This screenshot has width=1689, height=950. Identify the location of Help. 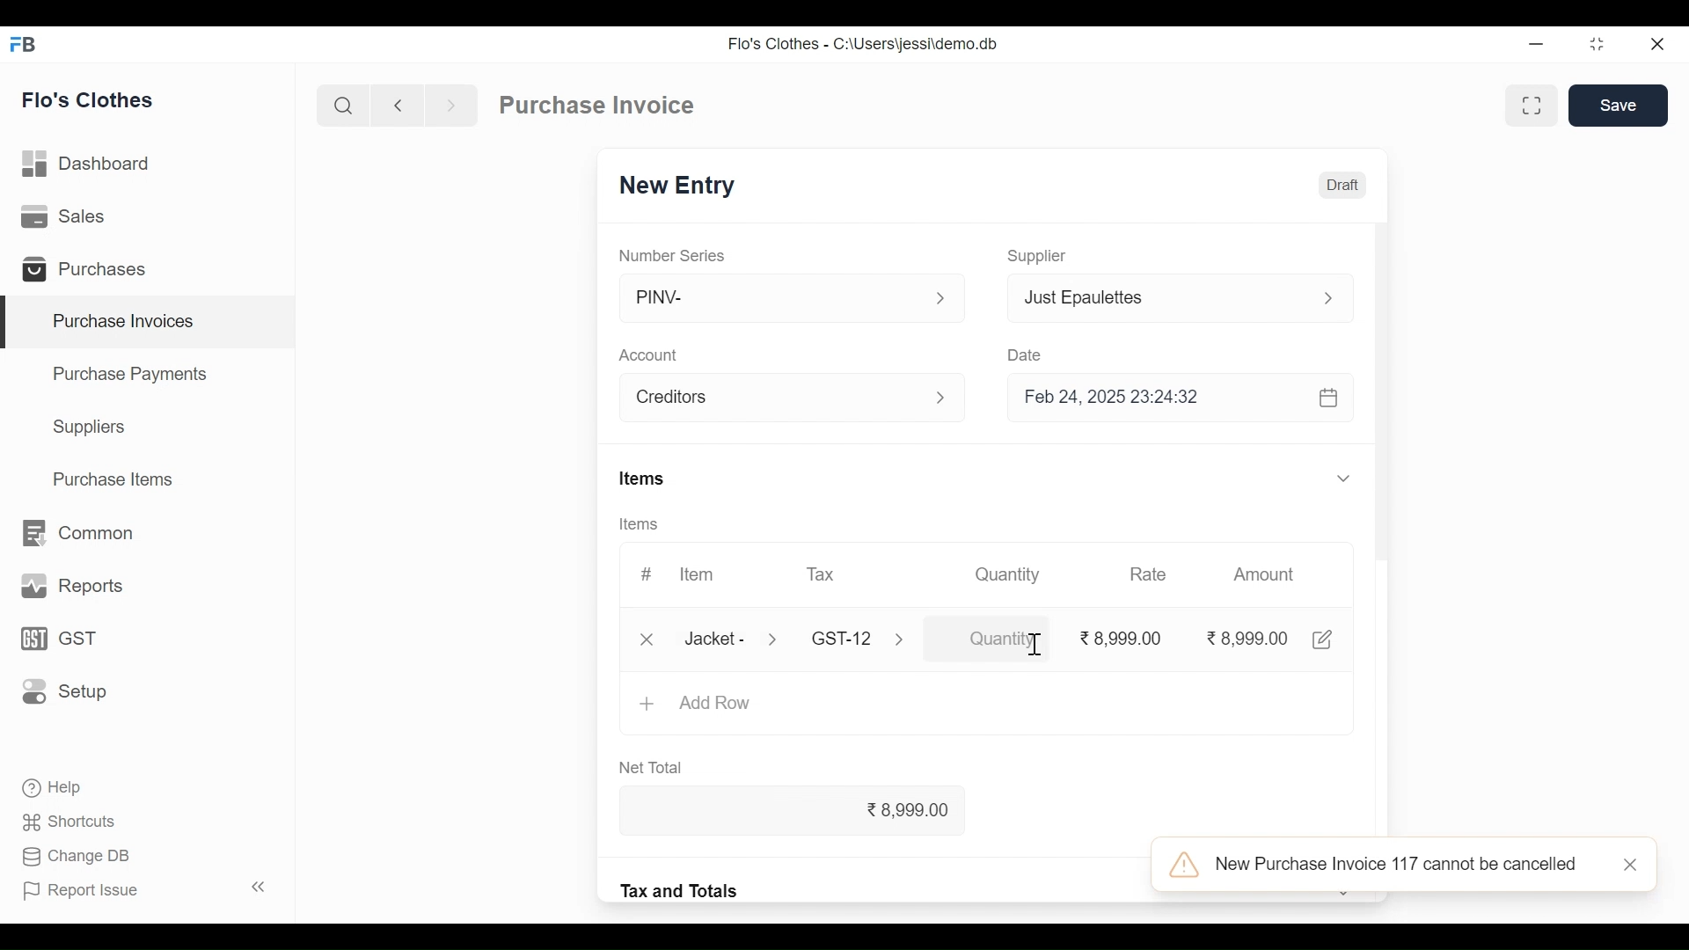
(58, 788).